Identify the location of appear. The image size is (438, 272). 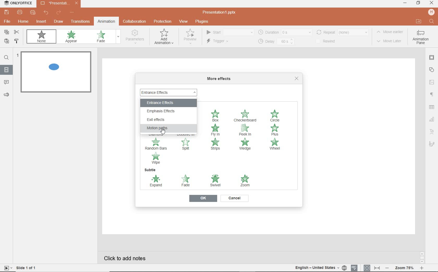
(72, 37).